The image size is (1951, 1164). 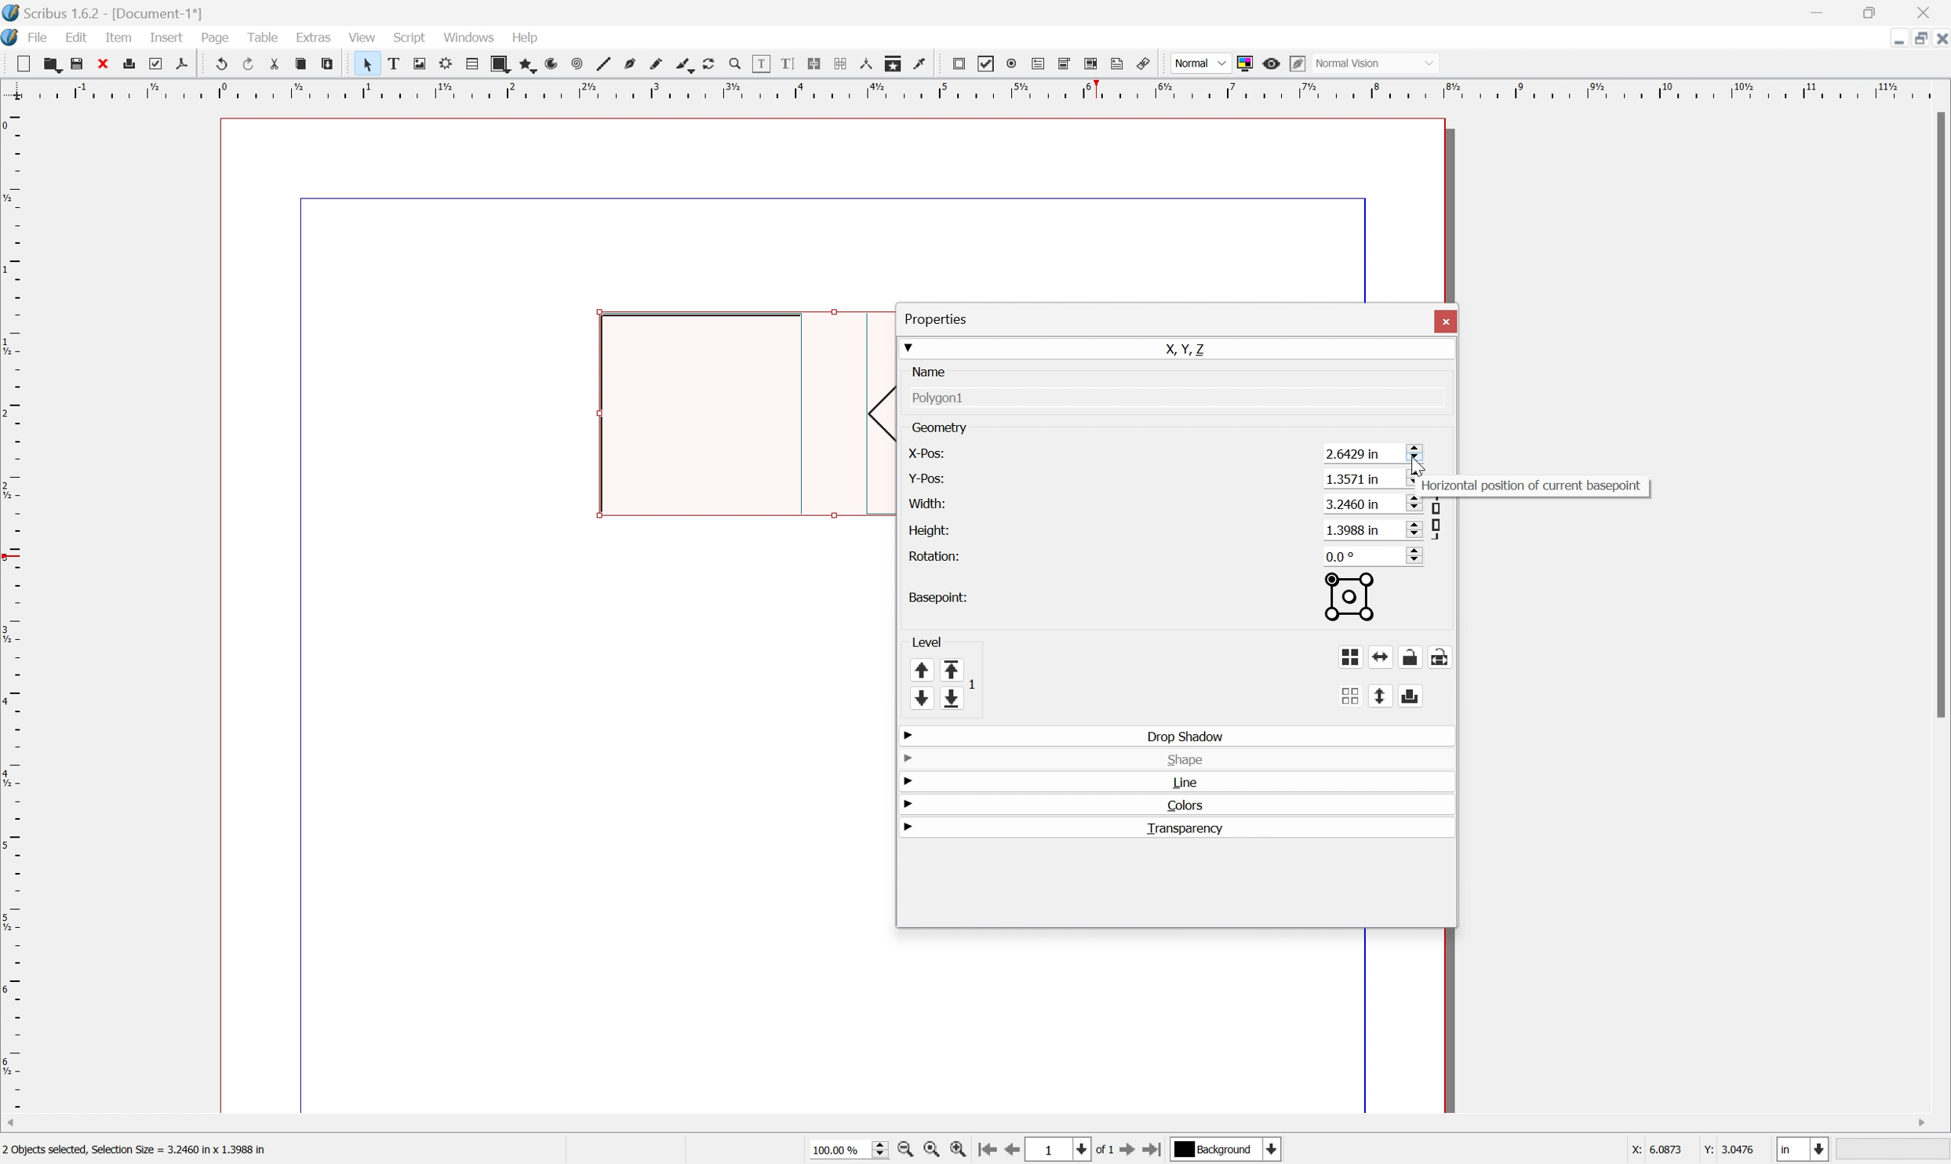 What do you see at coordinates (1414, 693) in the screenshot?
I see `enable or disable exporting of object` at bounding box center [1414, 693].